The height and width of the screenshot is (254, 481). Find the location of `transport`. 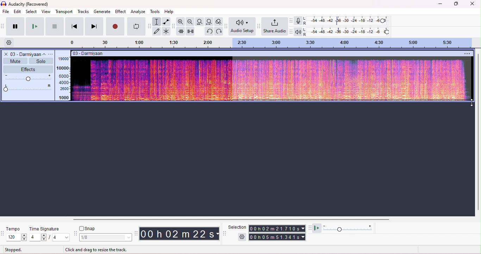

transport is located at coordinates (64, 12).